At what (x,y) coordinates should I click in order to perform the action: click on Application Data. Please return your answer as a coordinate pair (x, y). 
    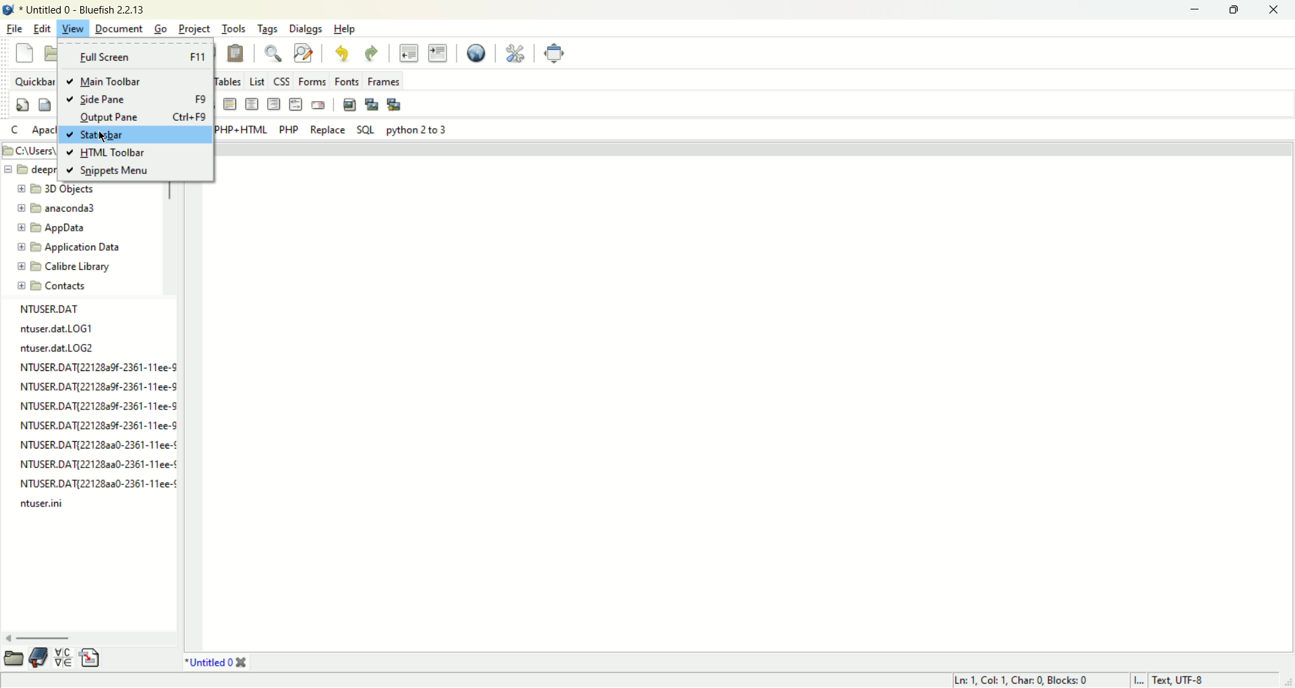
    Looking at the image, I should click on (69, 247).